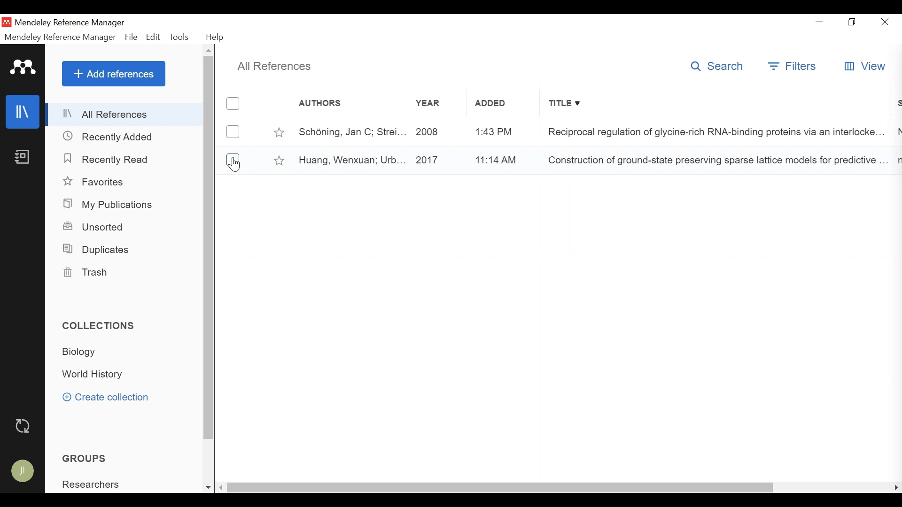 The width and height of the screenshot is (902, 507). Describe the element at coordinates (97, 227) in the screenshot. I see `Unsorted` at that location.